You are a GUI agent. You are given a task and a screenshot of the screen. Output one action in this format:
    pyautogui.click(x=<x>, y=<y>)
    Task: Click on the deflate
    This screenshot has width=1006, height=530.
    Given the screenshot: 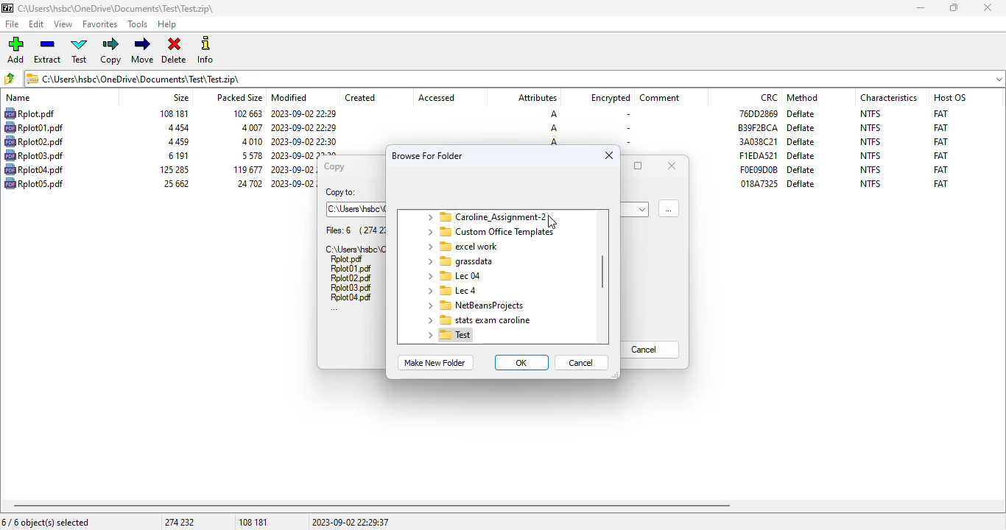 What is the action you would take?
    pyautogui.click(x=802, y=169)
    